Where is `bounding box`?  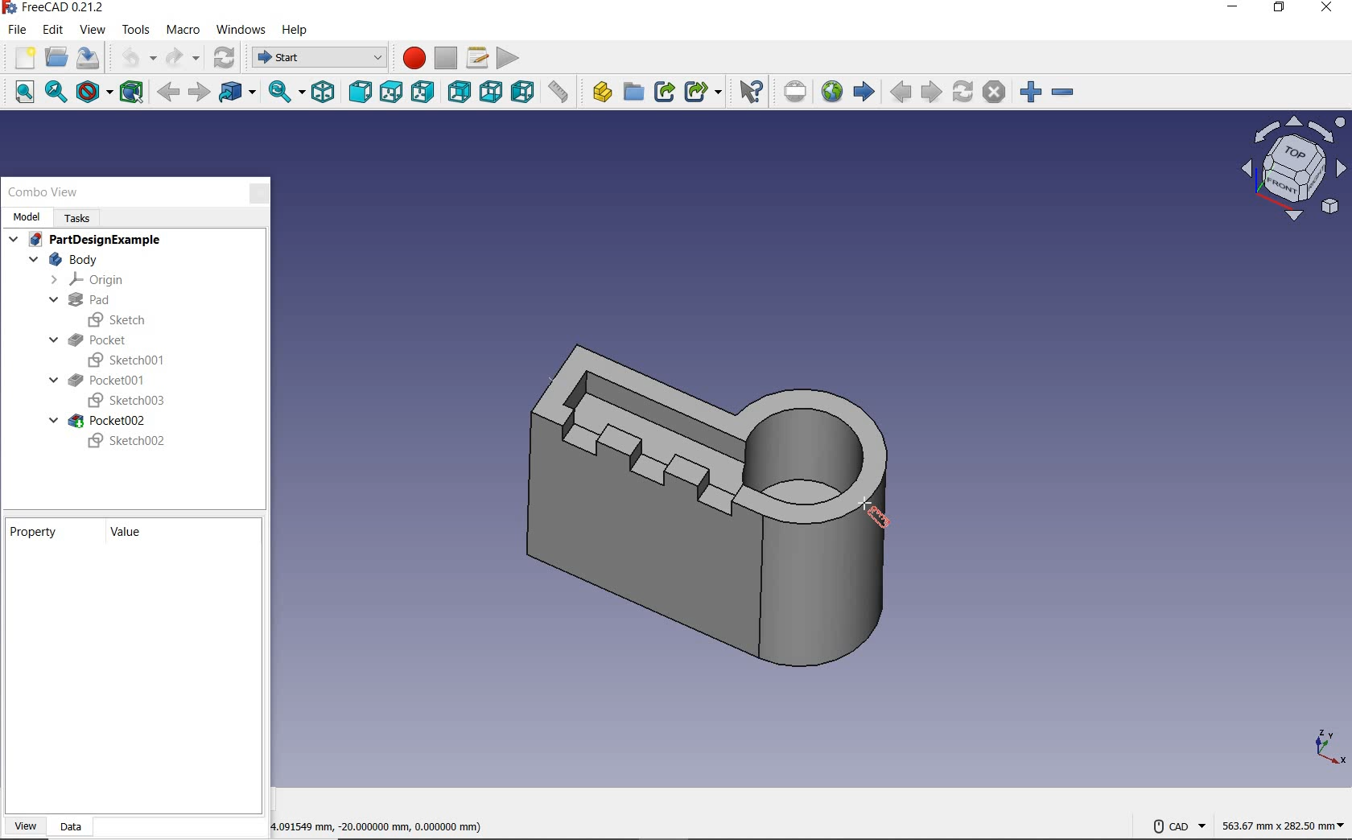
bounding box is located at coordinates (132, 92).